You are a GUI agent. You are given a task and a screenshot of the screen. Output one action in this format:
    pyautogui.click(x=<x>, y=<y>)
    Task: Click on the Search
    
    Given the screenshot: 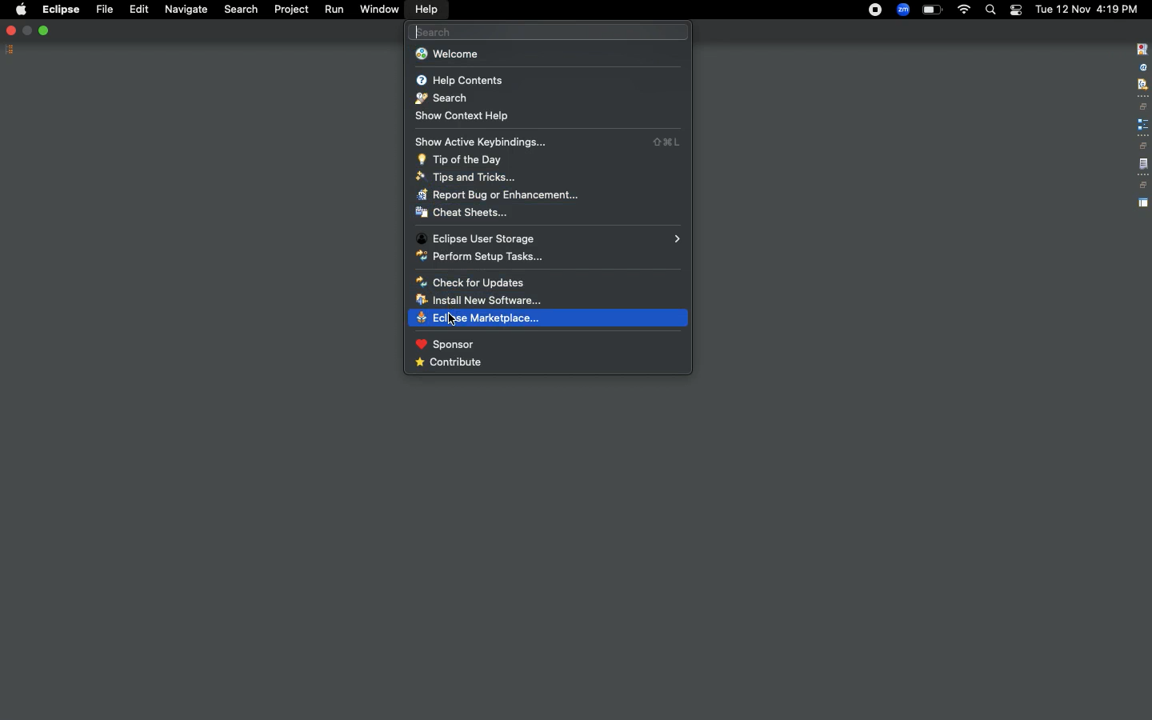 What is the action you would take?
    pyautogui.click(x=546, y=31)
    